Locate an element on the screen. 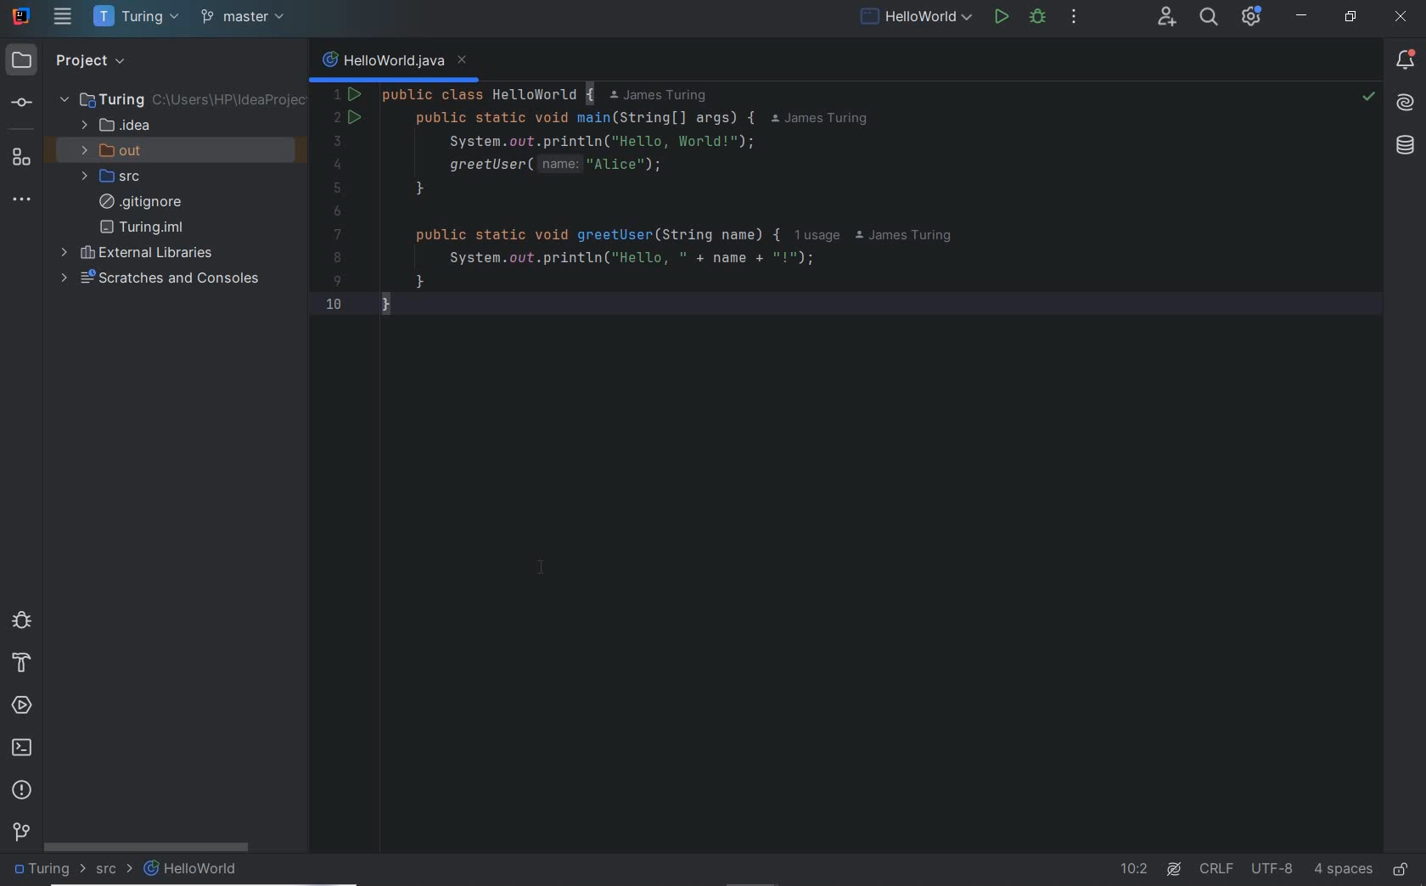 The image size is (1426, 886). NOTIFICATIONS is located at coordinates (1406, 61).